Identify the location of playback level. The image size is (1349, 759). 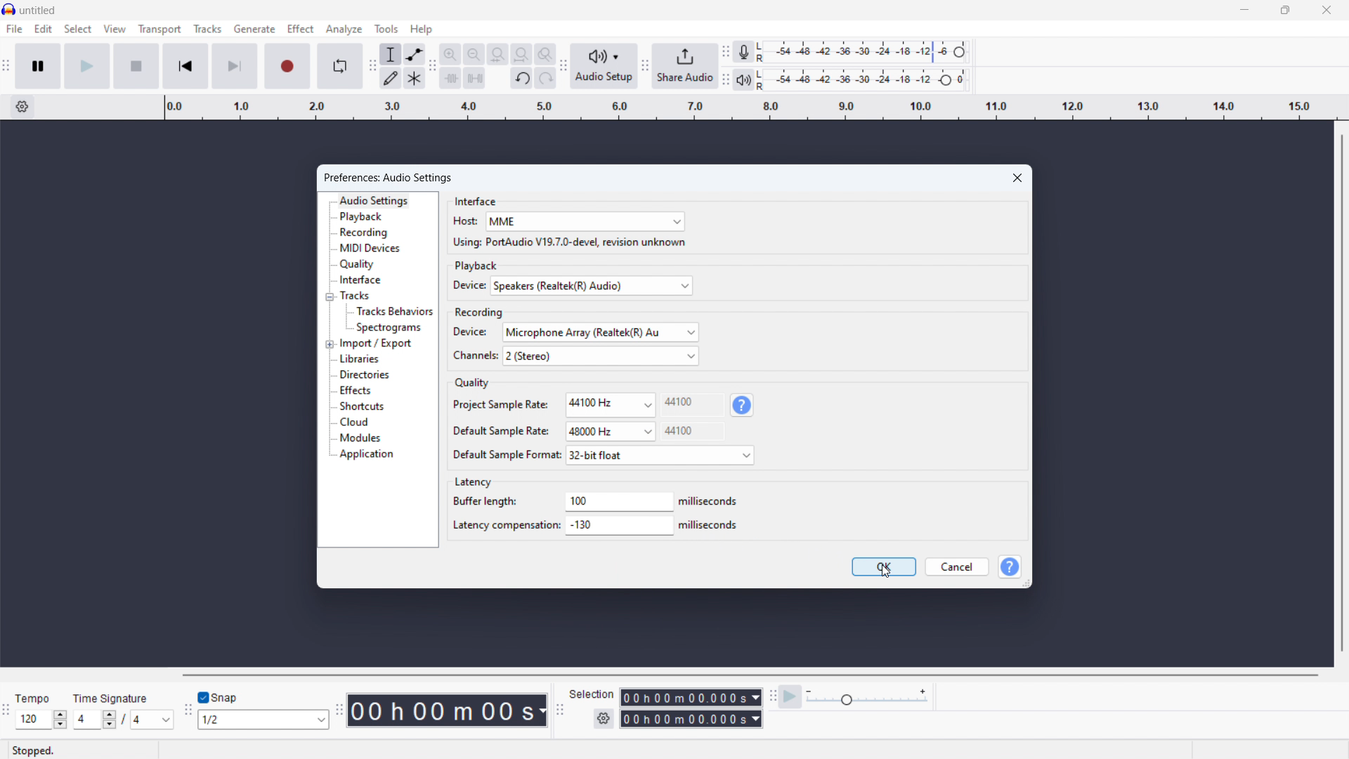
(866, 79).